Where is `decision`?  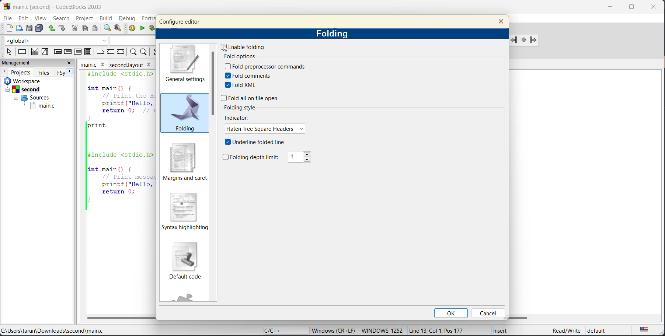 decision is located at coordinates (35, 52).